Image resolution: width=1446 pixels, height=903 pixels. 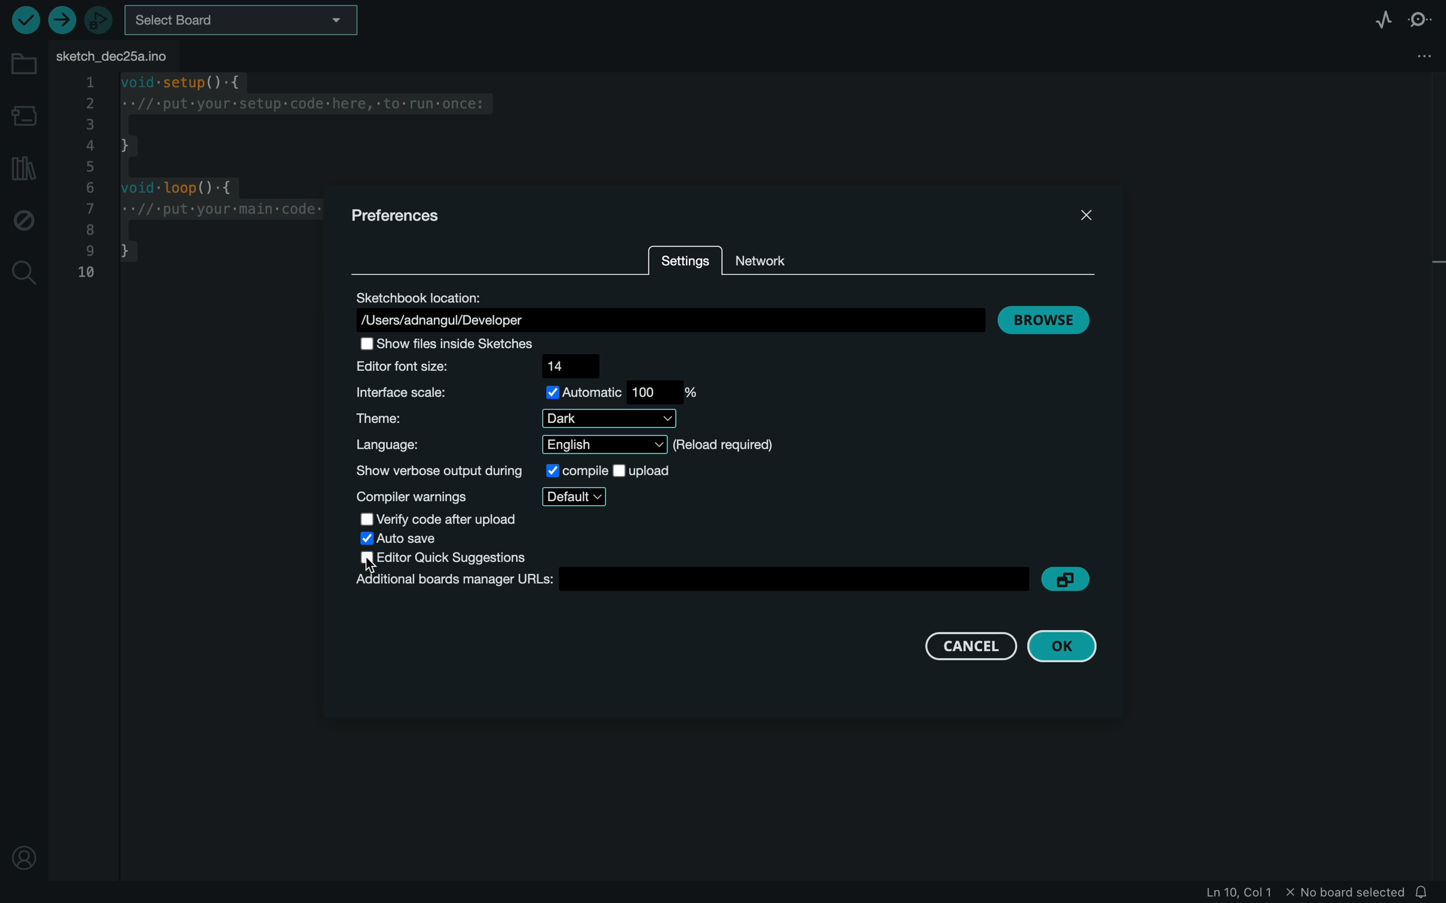 What do you see at coordinates (405, 215) in the screenshot?
I see `prefernces` at bounding box center [405, 215].